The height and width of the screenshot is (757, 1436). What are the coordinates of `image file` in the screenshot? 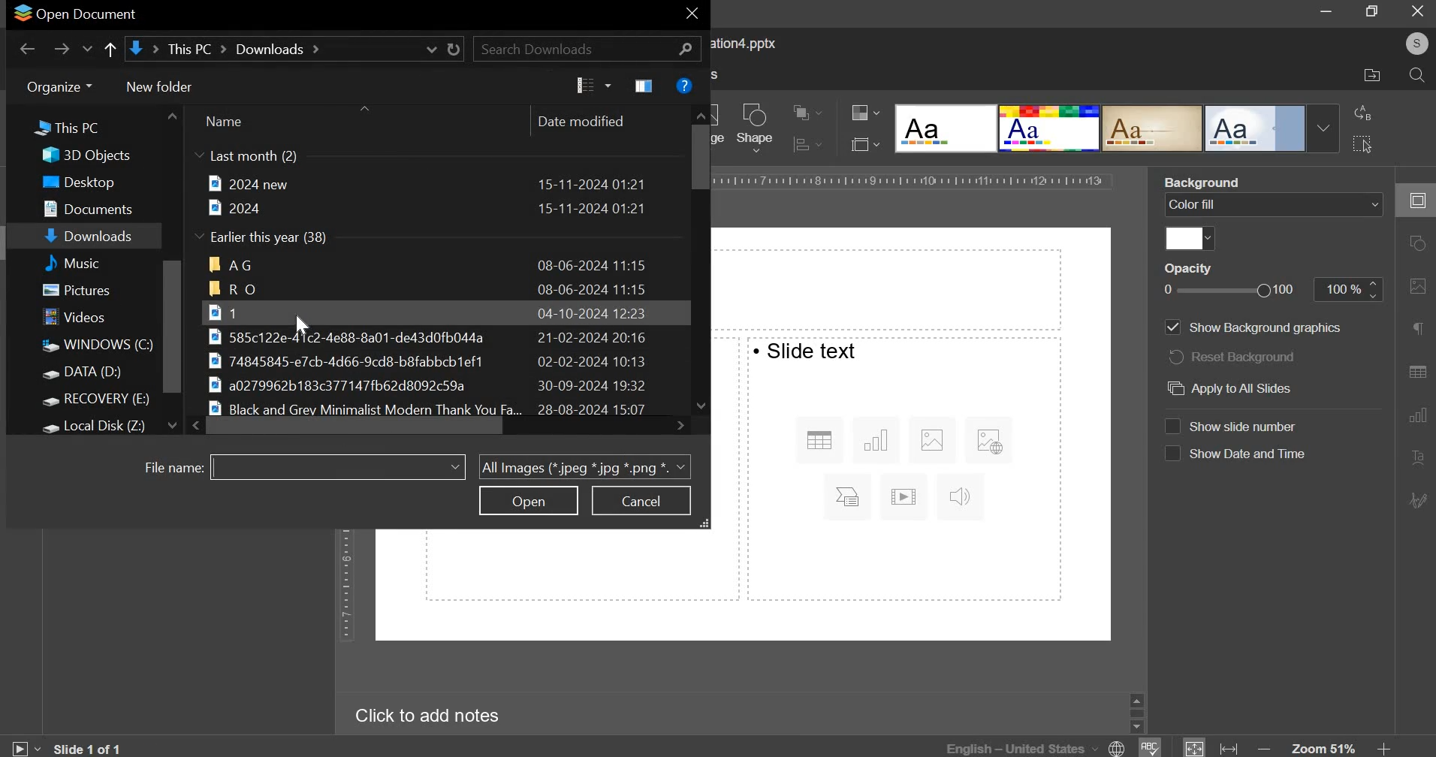 It's located at (438, 386).